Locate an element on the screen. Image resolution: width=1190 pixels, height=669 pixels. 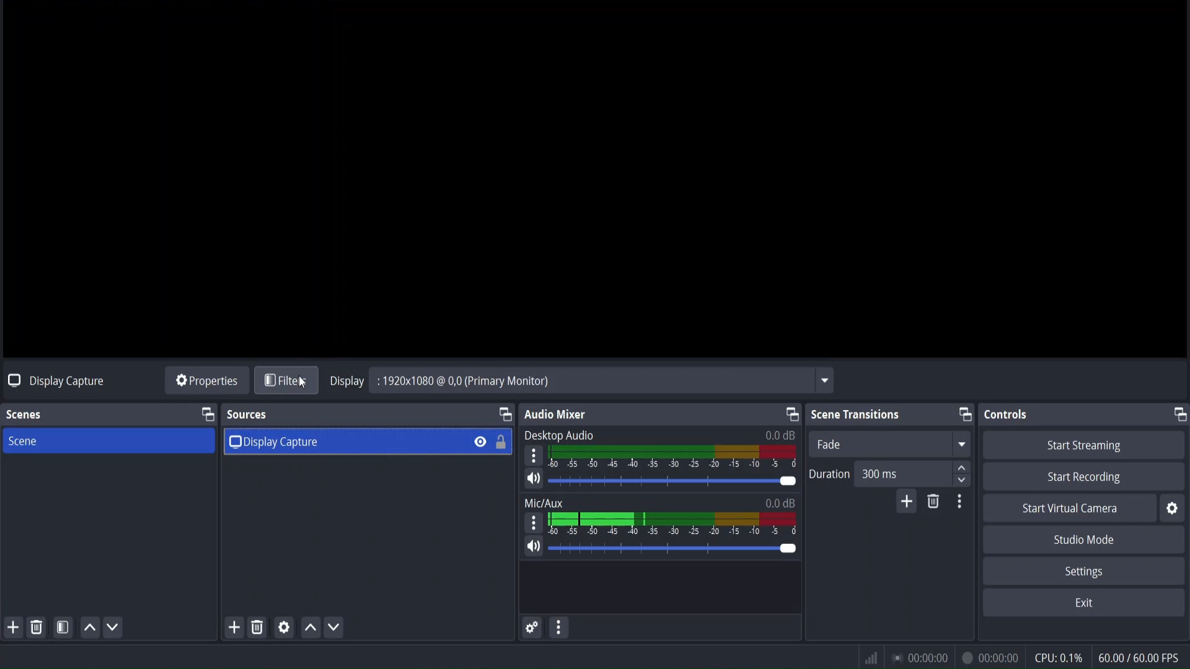
remove selected source is located at coordinates (257, 626).